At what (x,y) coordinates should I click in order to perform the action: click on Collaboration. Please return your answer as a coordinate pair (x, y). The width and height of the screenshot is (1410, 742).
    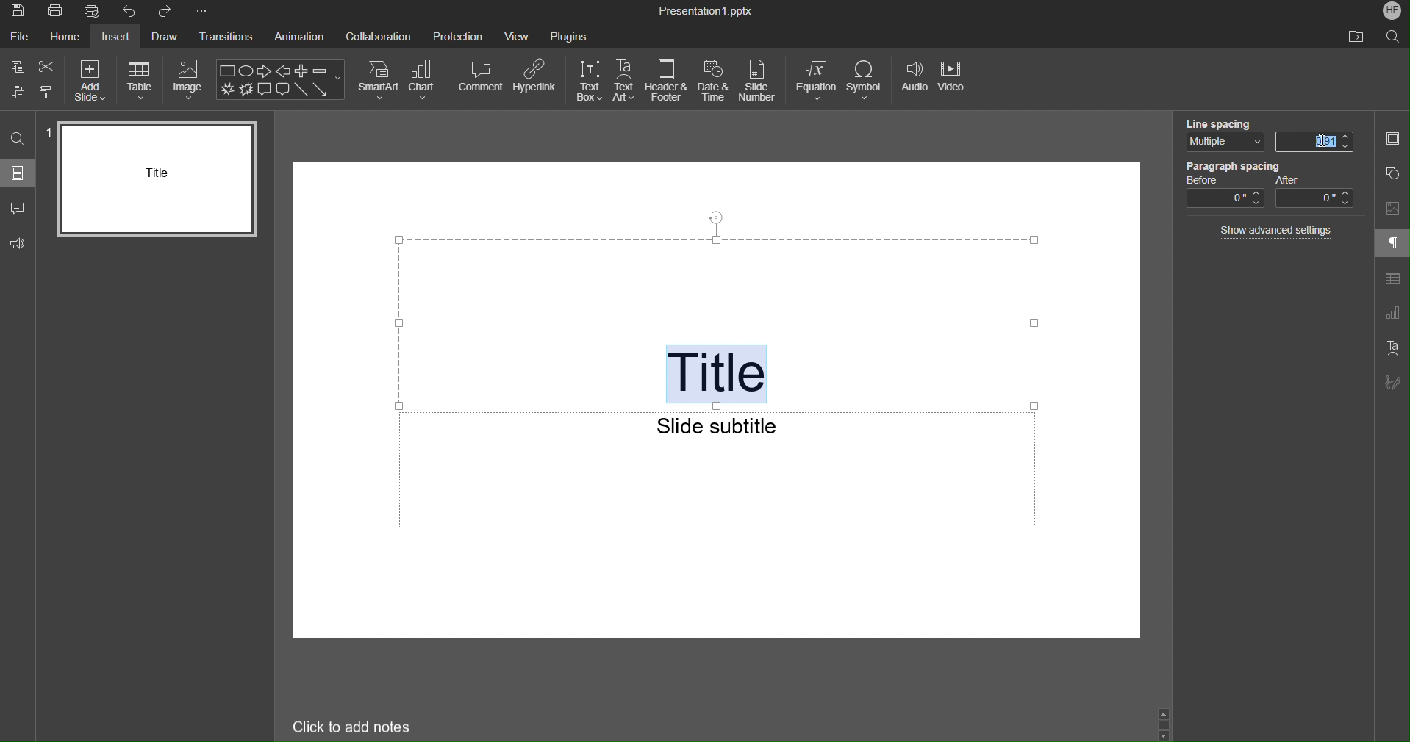
    Looking at the image, I should click on (382, 39).